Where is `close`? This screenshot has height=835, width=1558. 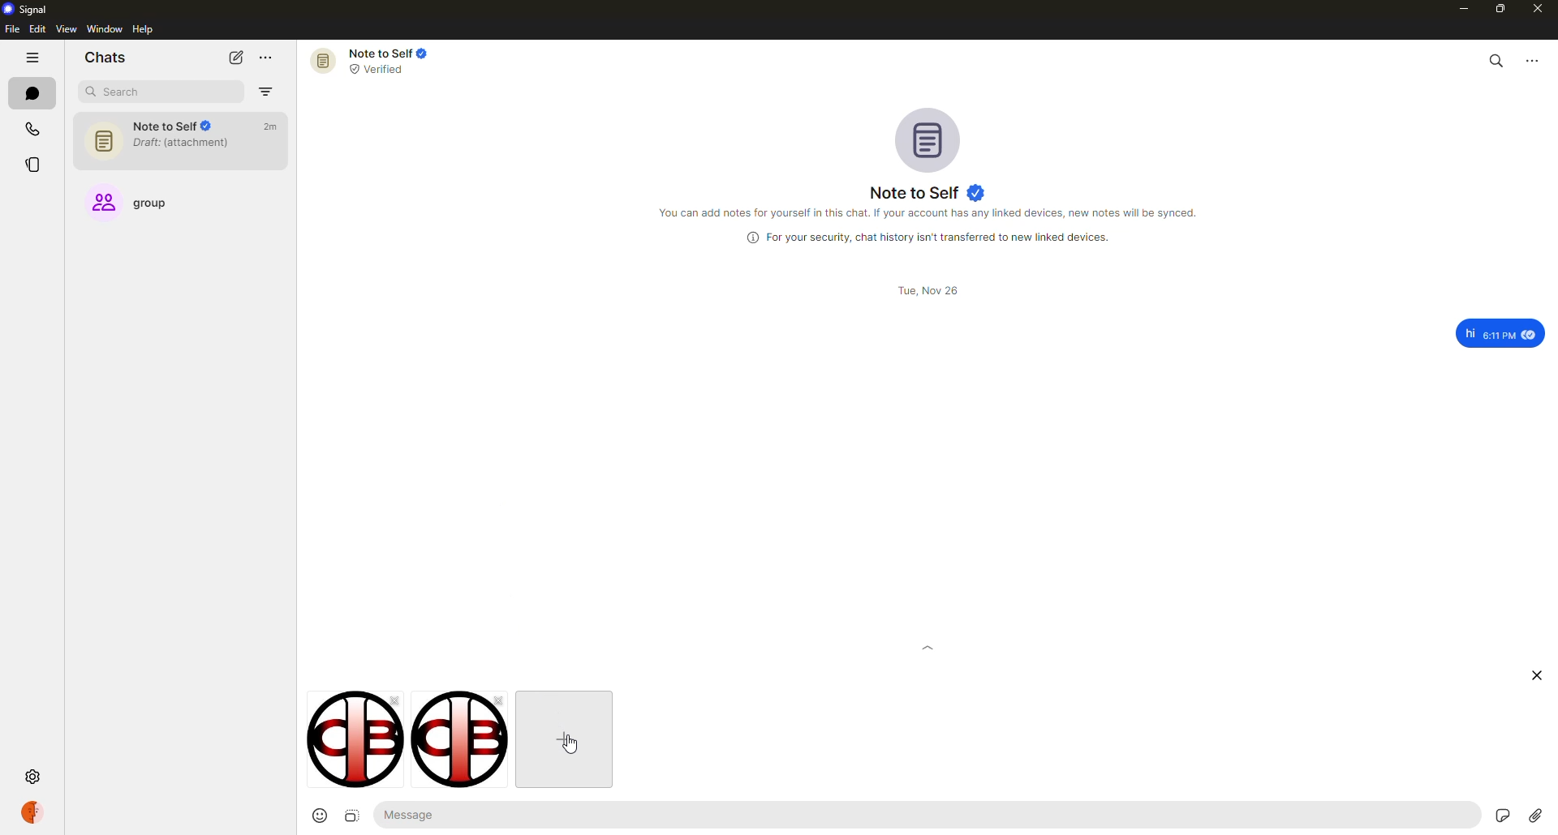
close is located at coordinates (393, 700).